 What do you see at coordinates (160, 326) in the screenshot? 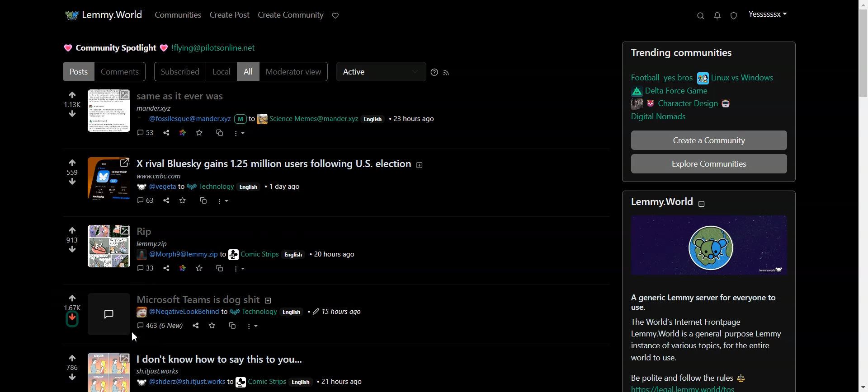
I see `comments` at bounding box center [160, 326].